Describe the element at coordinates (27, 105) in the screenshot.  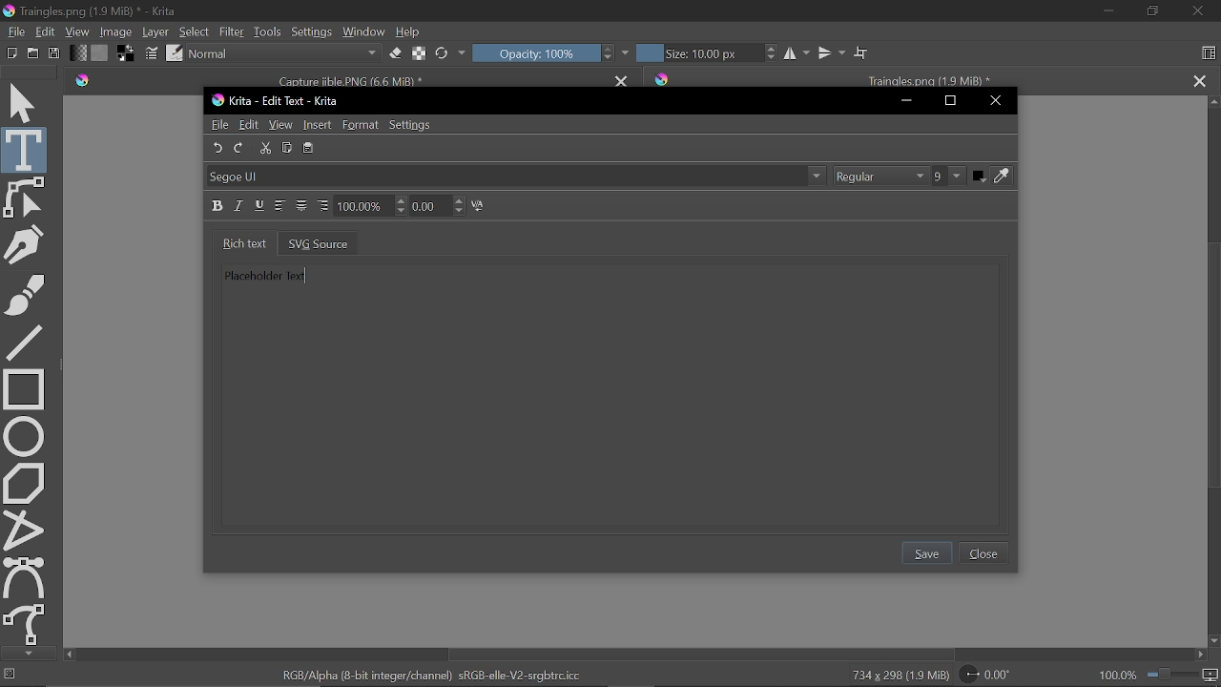
I see `Move tool` at that location.